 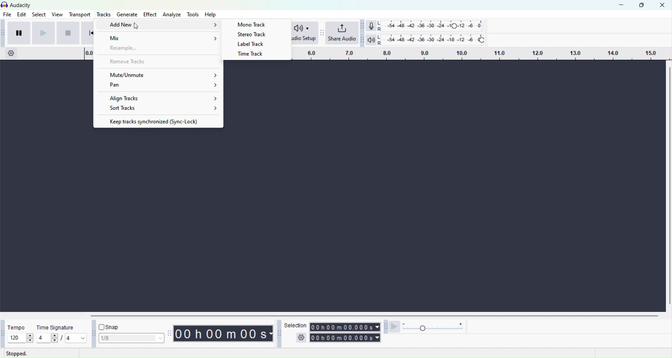 I want to click on Label track, so click(x=254, y=44).